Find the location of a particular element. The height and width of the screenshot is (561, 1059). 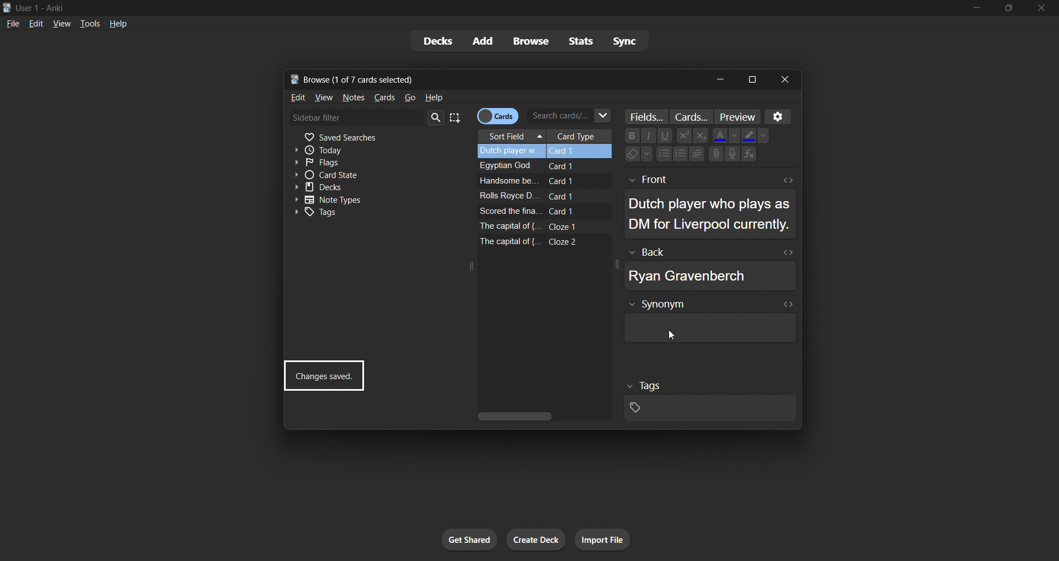

sort field column is located at coordinates (511, 136).